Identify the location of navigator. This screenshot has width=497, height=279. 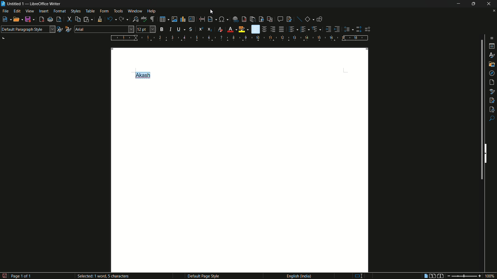
(492, 73).